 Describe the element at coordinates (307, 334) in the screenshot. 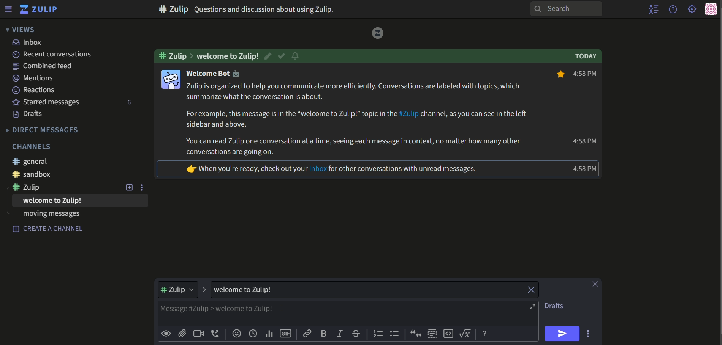

I see `link` at that location.